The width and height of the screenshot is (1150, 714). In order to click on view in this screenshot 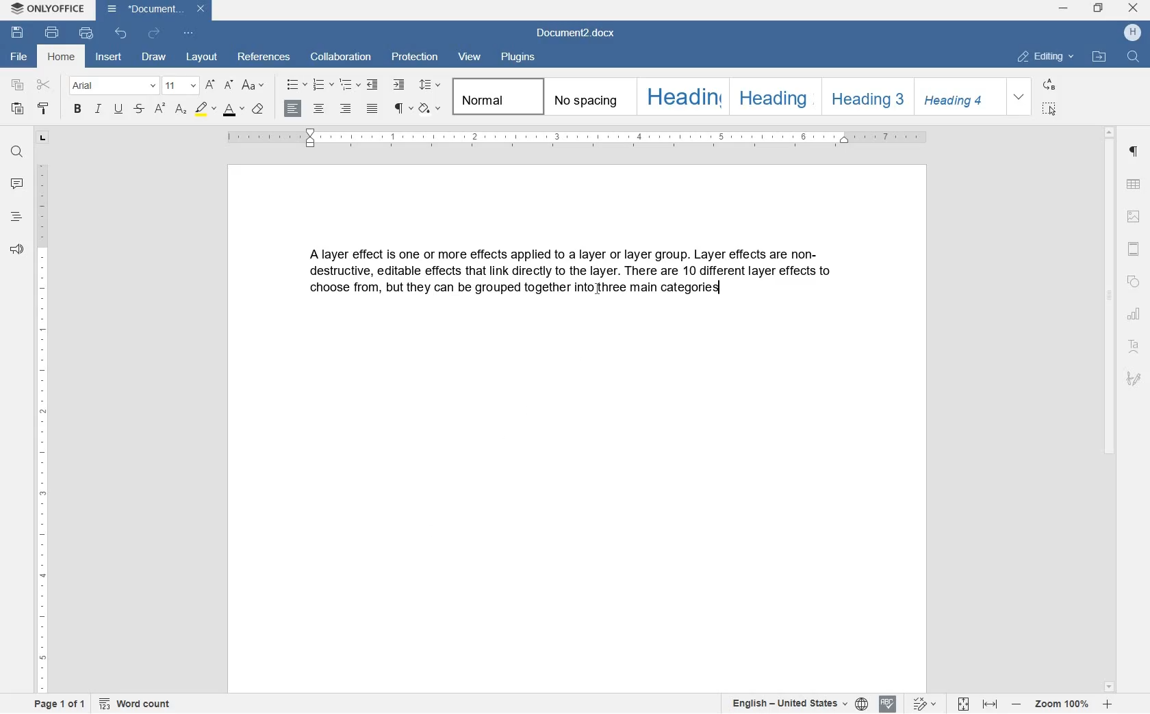, I will do `click(472, 56)`.